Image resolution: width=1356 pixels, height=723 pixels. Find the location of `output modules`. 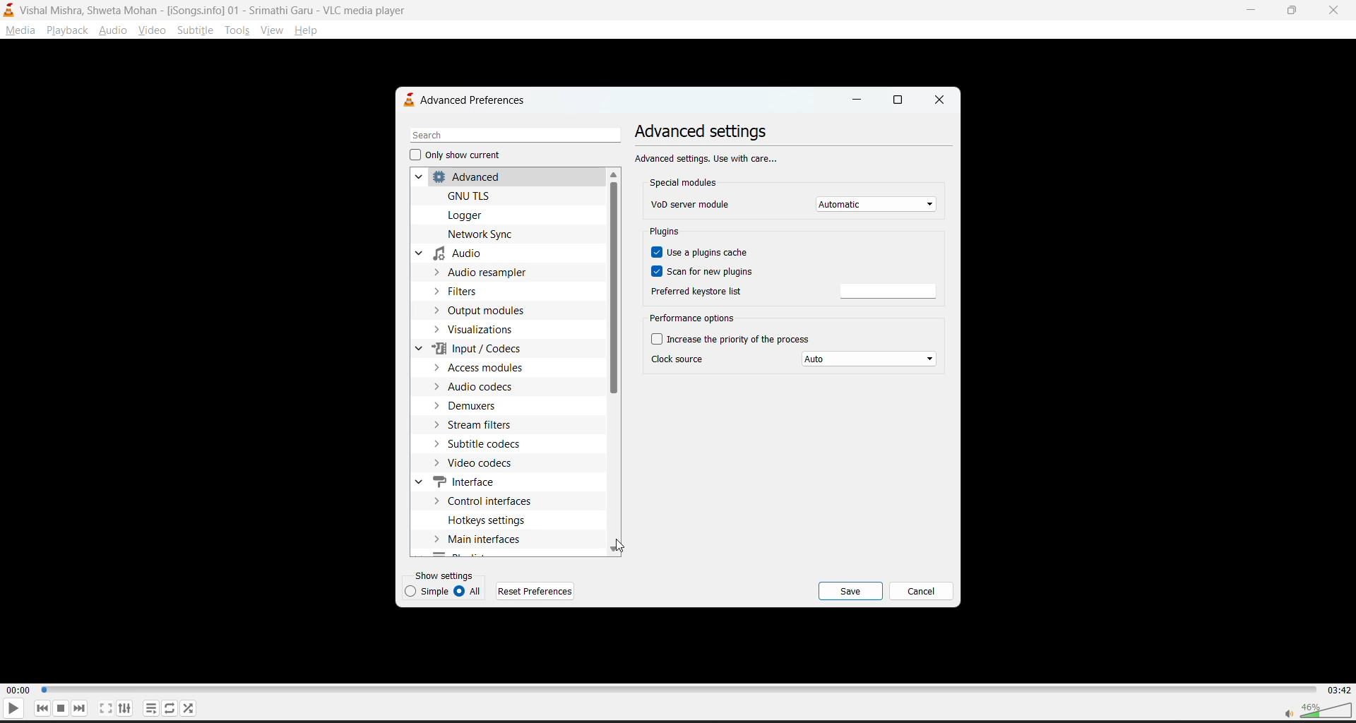

output modules is located at coordinates (489, 312).